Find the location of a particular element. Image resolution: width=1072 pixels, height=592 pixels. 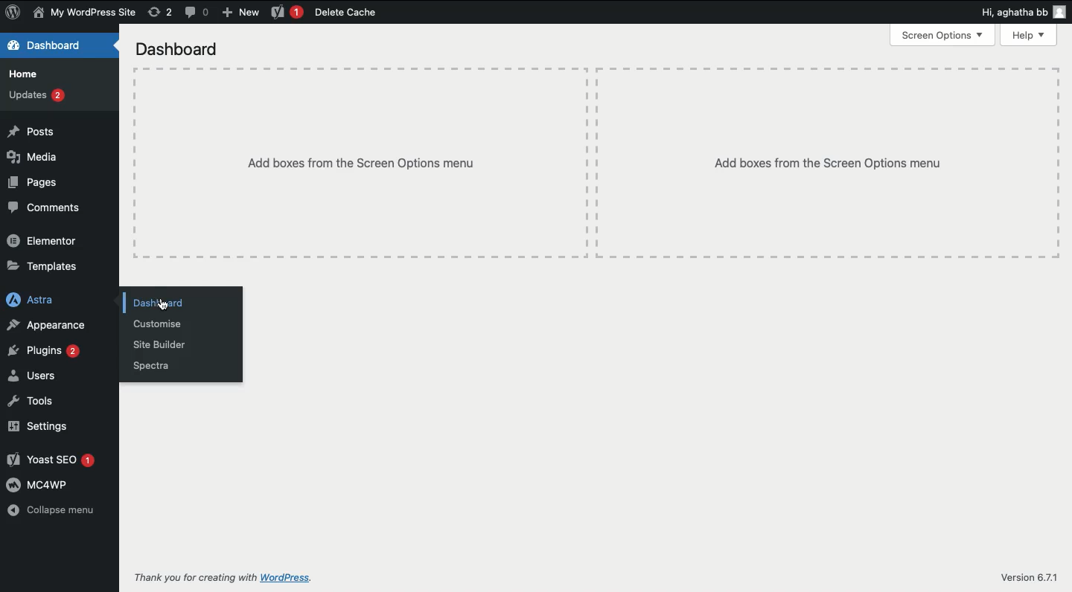

Dashboard is located at coordinates (46, 45).